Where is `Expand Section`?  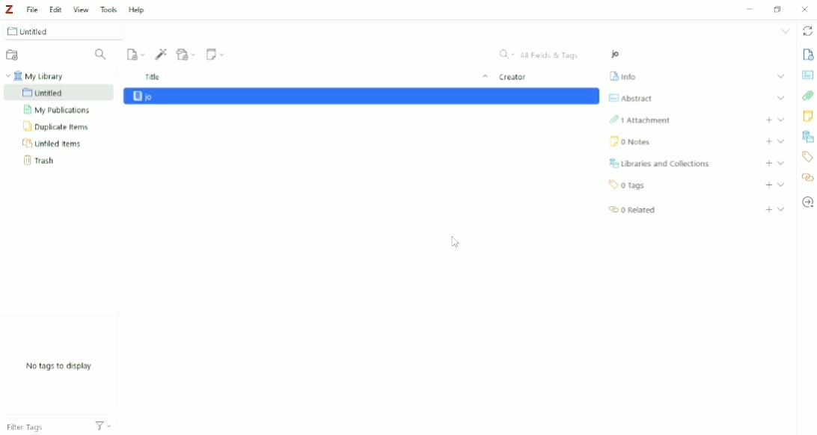
Expand Section is located at coordinates (781, 185).